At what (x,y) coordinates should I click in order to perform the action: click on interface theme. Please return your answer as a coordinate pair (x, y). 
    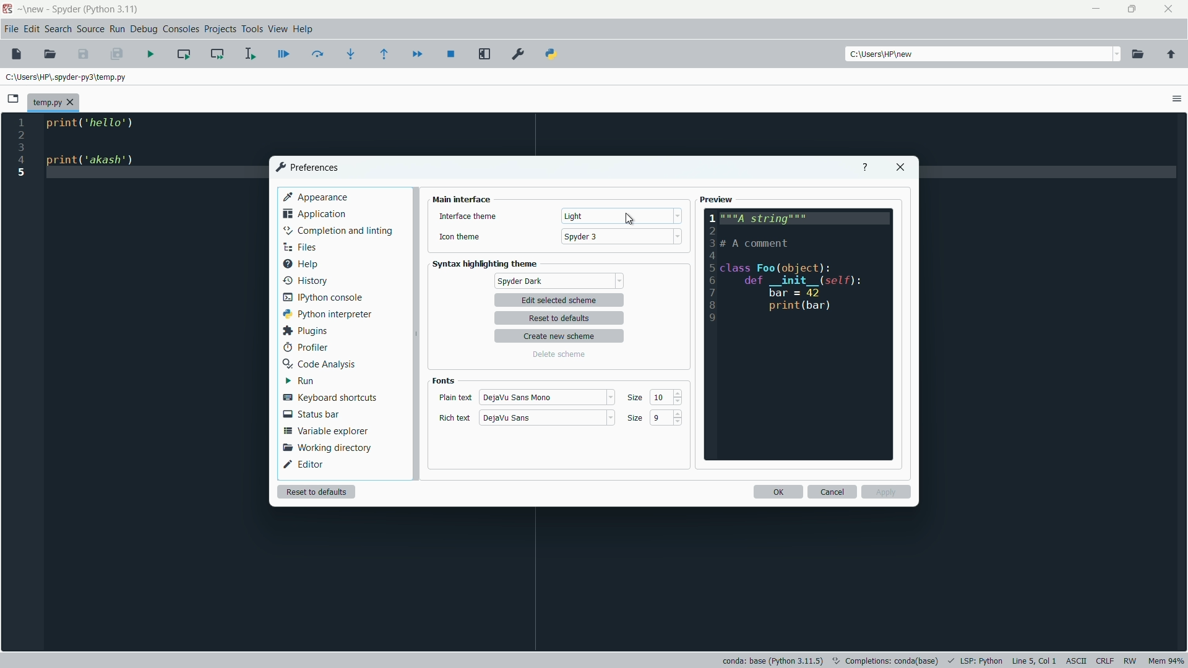
    Looking at the image, I should click on (467, 216).